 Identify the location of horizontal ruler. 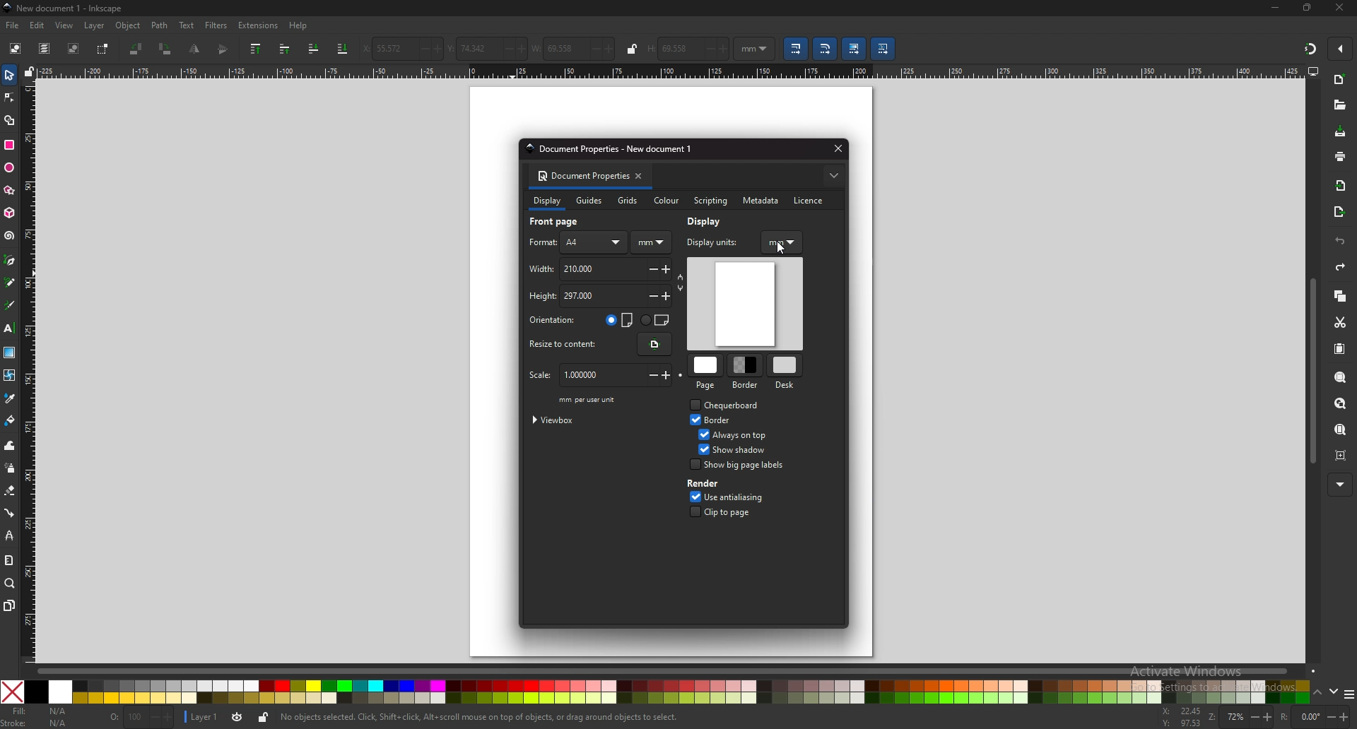
(671, 71).